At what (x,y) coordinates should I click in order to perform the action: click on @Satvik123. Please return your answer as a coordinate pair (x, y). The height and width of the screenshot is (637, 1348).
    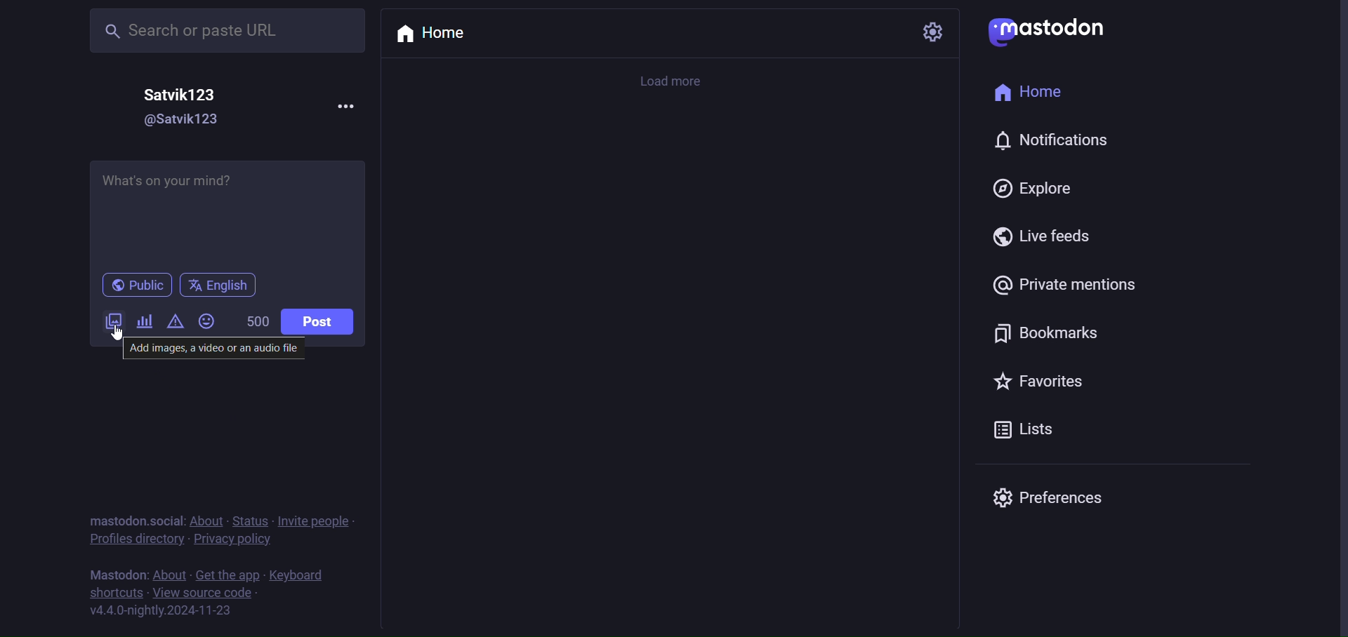
    Looking at the image, I should click on (190, 120).